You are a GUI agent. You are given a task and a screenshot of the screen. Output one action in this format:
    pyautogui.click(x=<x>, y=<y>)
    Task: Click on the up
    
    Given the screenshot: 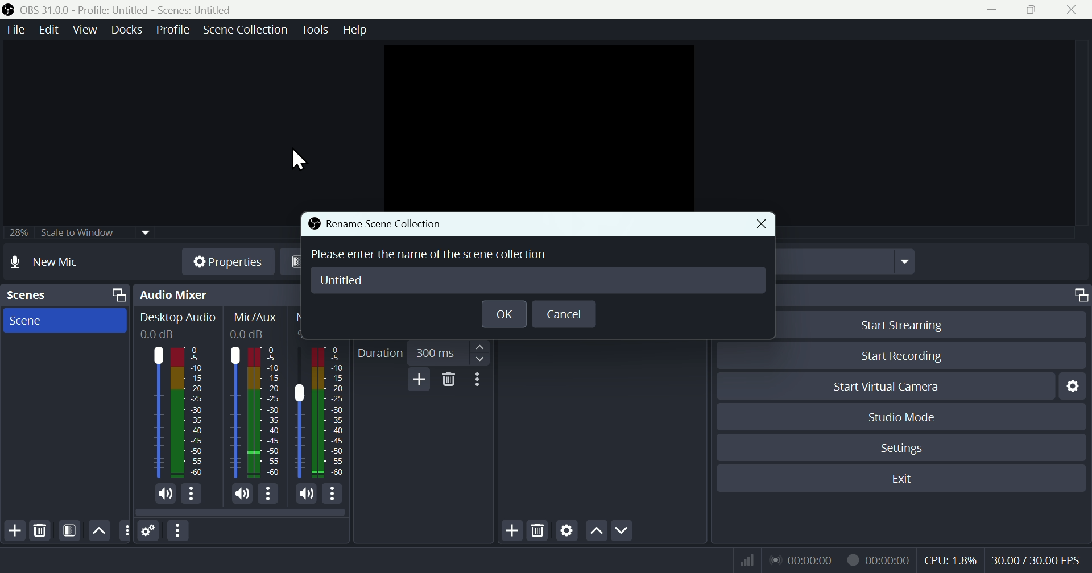 What is the action you would take?
    pyautogui.click(x=595, y=532)
    